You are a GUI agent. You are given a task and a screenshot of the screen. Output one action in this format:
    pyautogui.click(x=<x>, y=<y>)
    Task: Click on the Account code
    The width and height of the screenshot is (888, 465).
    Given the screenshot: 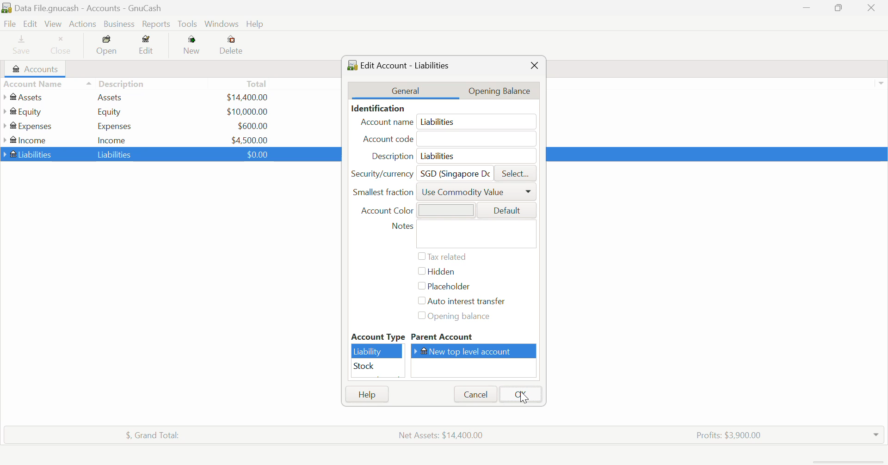 What is the action you would take?
    pyautogui.click(x=450, y=140)
    